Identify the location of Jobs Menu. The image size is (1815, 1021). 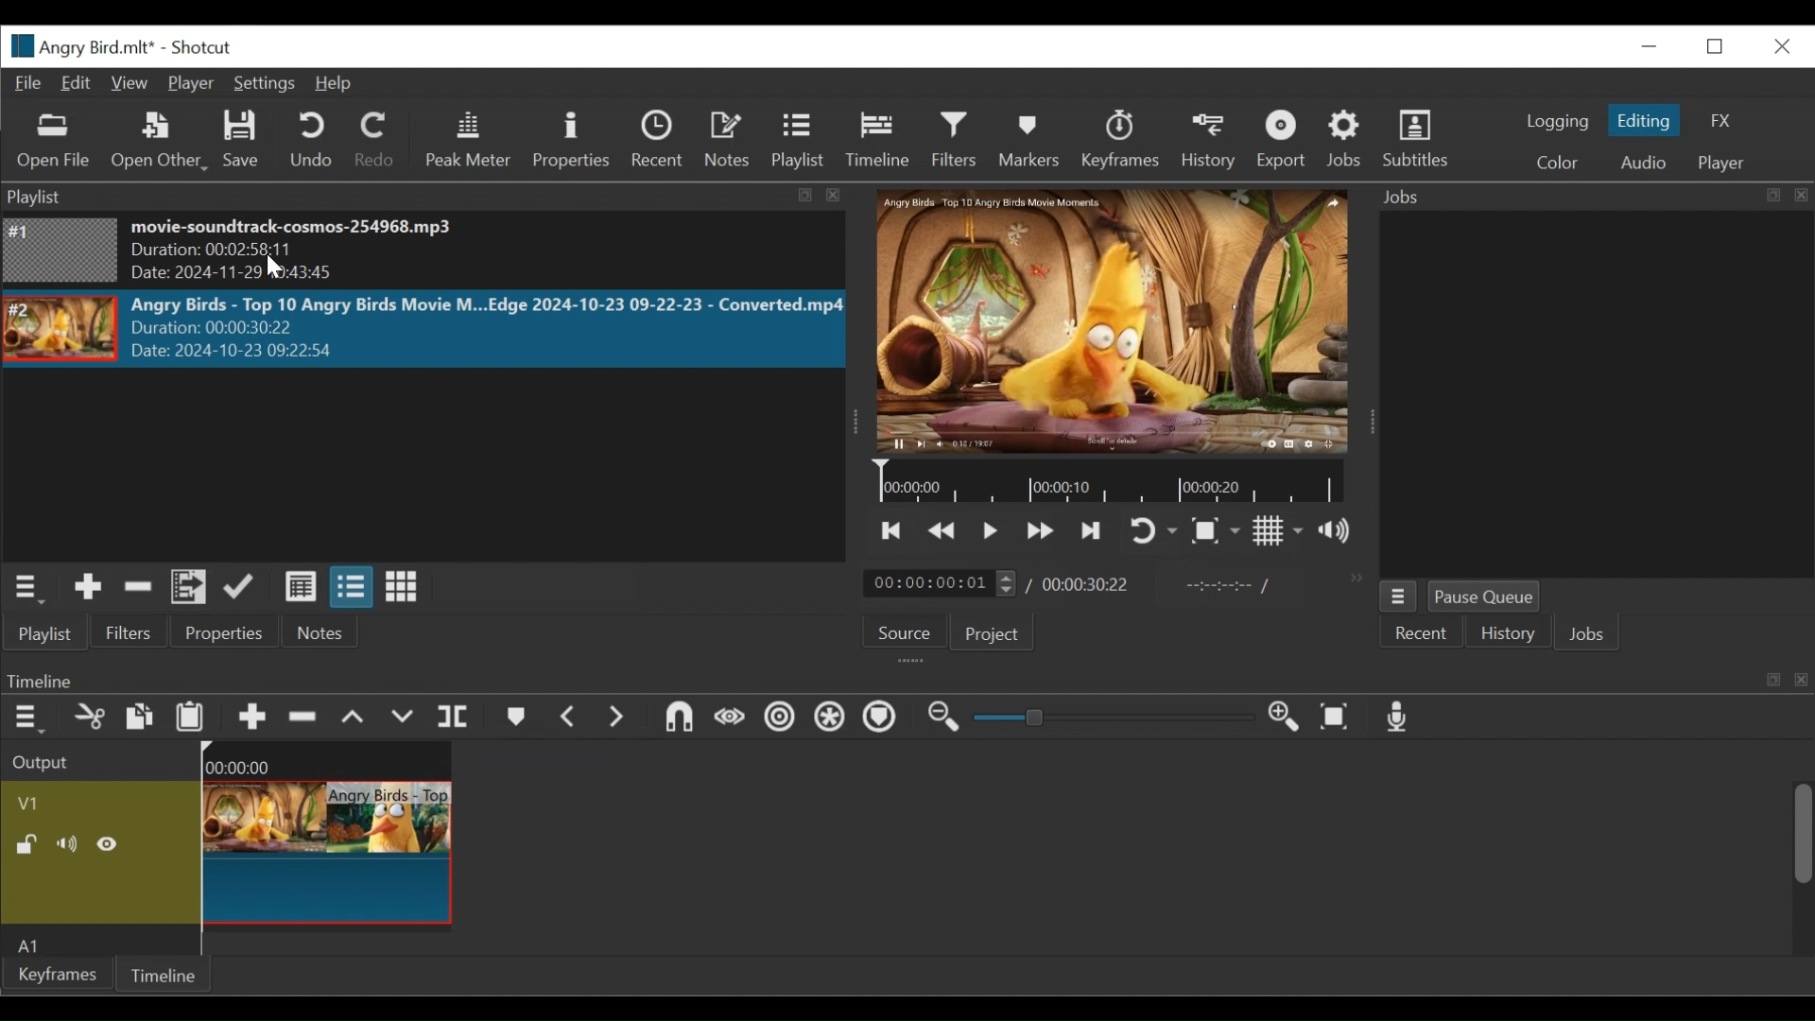
(1398, 596).